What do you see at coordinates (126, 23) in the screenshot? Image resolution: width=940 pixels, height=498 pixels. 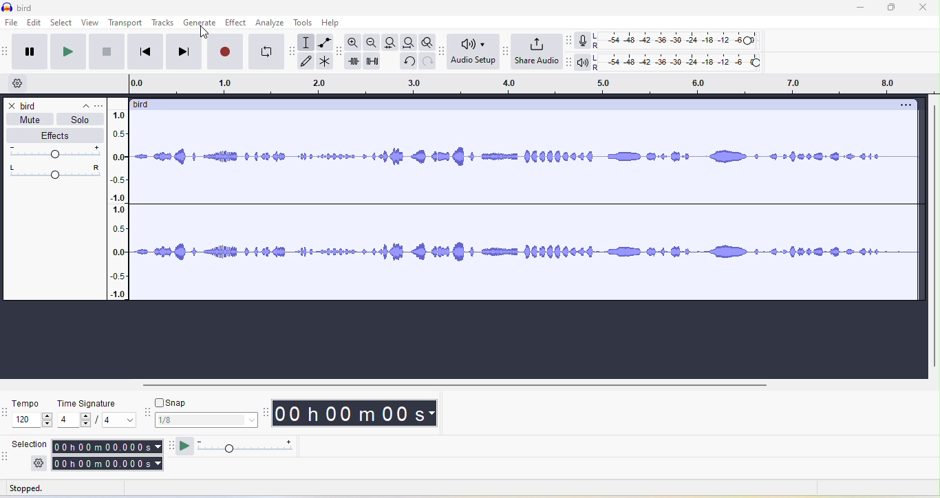 I see `transport` at bounding box center [126, 23].